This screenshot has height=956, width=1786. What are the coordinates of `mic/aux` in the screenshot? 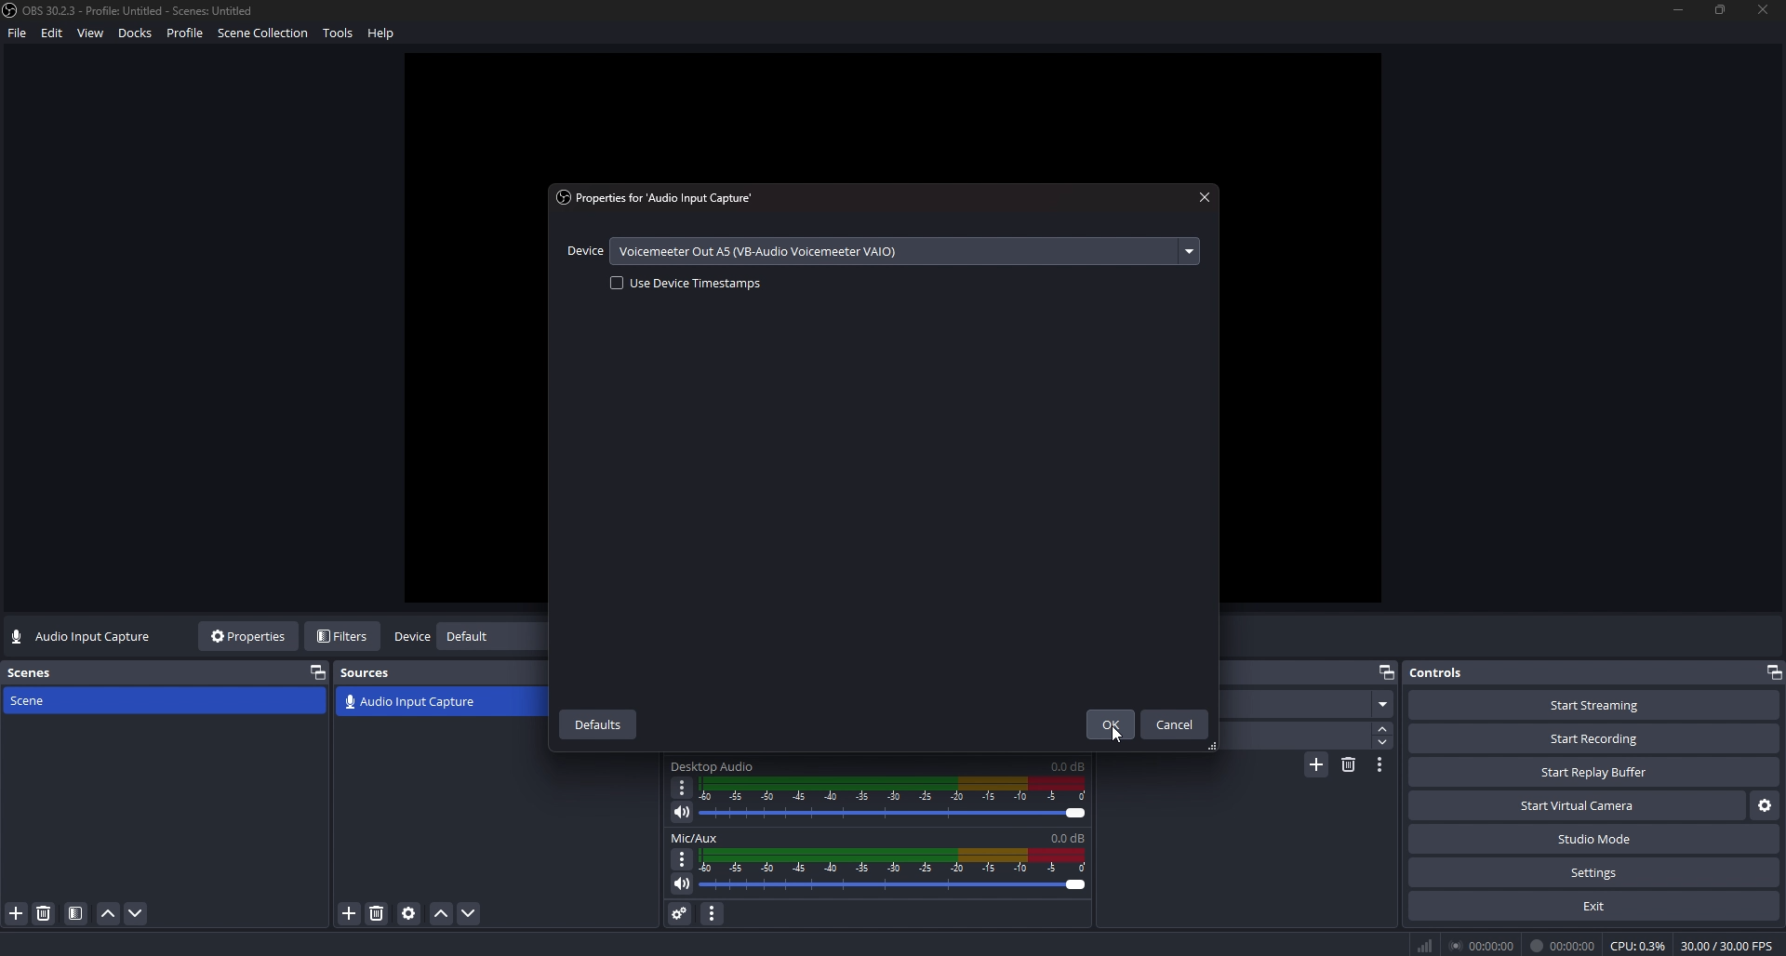 It's located at (713, 767).